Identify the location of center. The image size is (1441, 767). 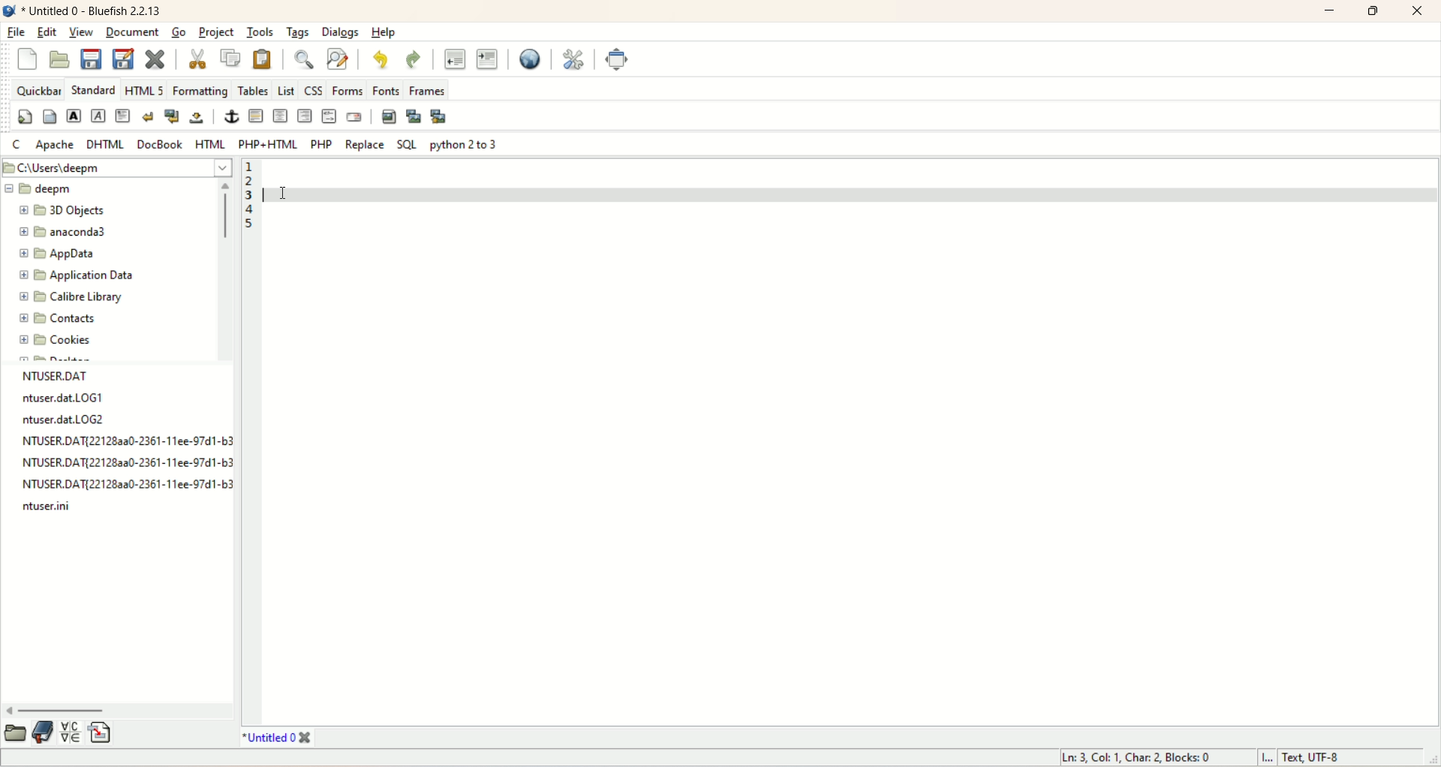
(280, 116).